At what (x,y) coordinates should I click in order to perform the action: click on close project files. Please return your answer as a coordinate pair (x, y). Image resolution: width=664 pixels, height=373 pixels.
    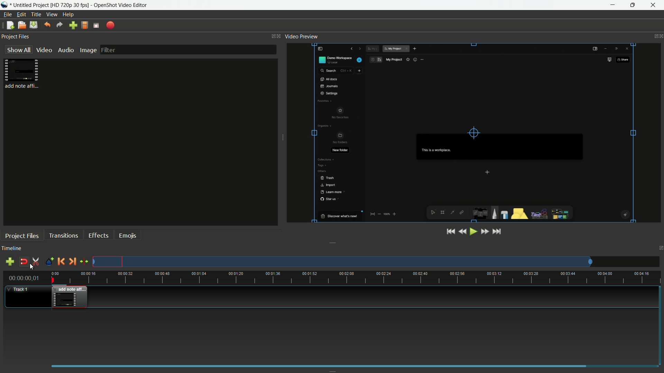
    Looking at the image, I should click on (279, 37).